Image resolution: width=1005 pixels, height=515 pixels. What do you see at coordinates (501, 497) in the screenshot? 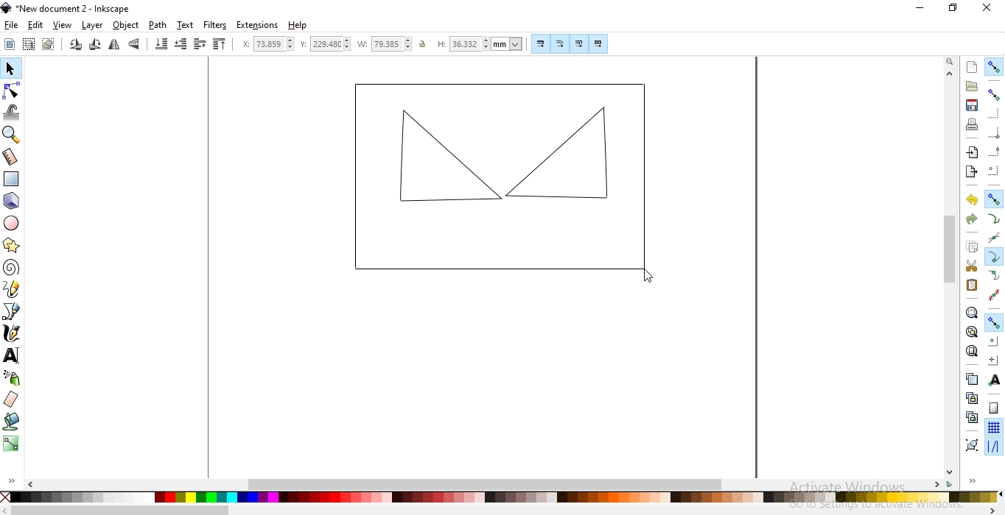
I see `color` at bounding box center [501, 497].